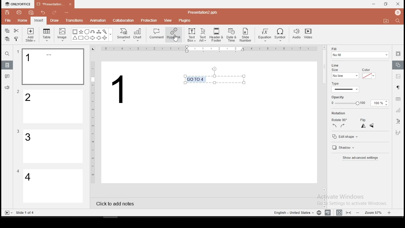 The width and height of the screenshot is (405, 228). I want to click on Cursor, so click(176, 39).